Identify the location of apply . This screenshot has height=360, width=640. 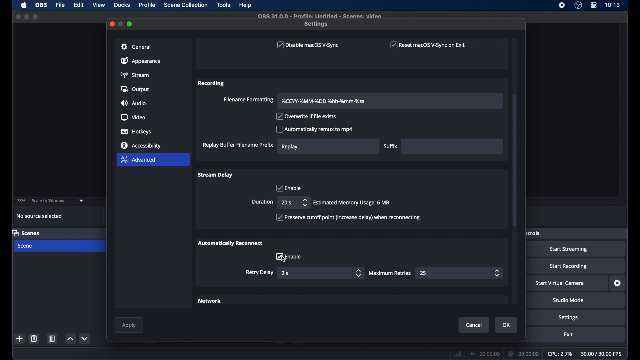
(129, 325).